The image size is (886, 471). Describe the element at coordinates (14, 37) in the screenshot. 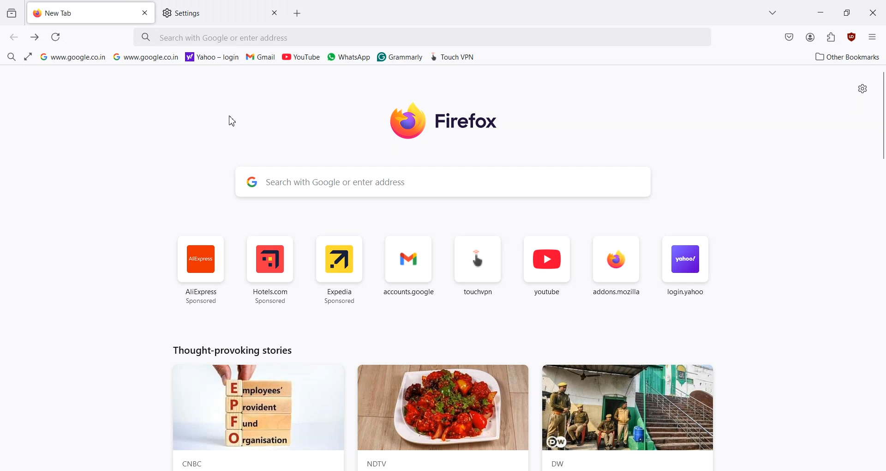

I see `Go back to one page ` at that location.